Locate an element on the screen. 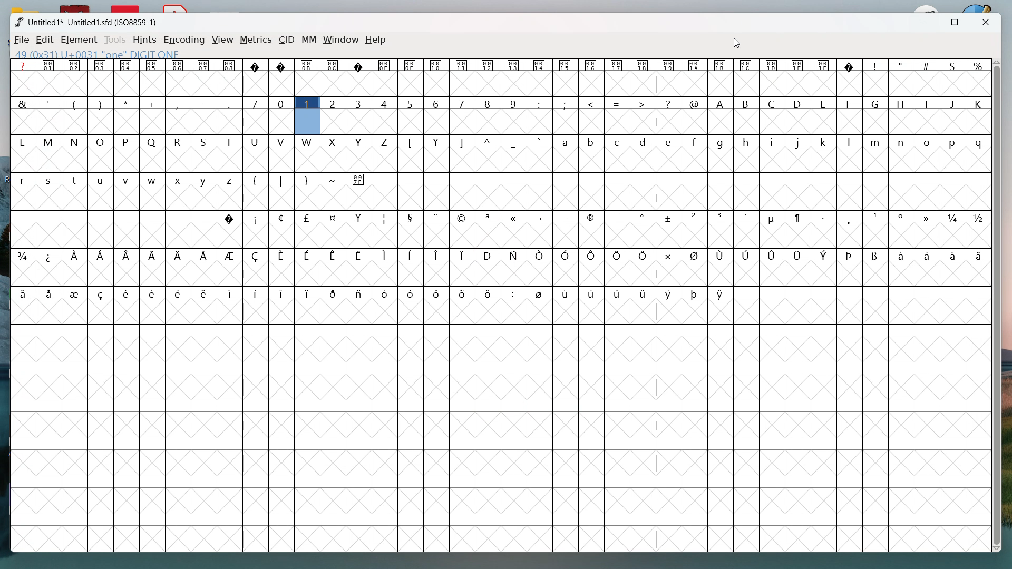  4 is located at coordinates (385, 103).